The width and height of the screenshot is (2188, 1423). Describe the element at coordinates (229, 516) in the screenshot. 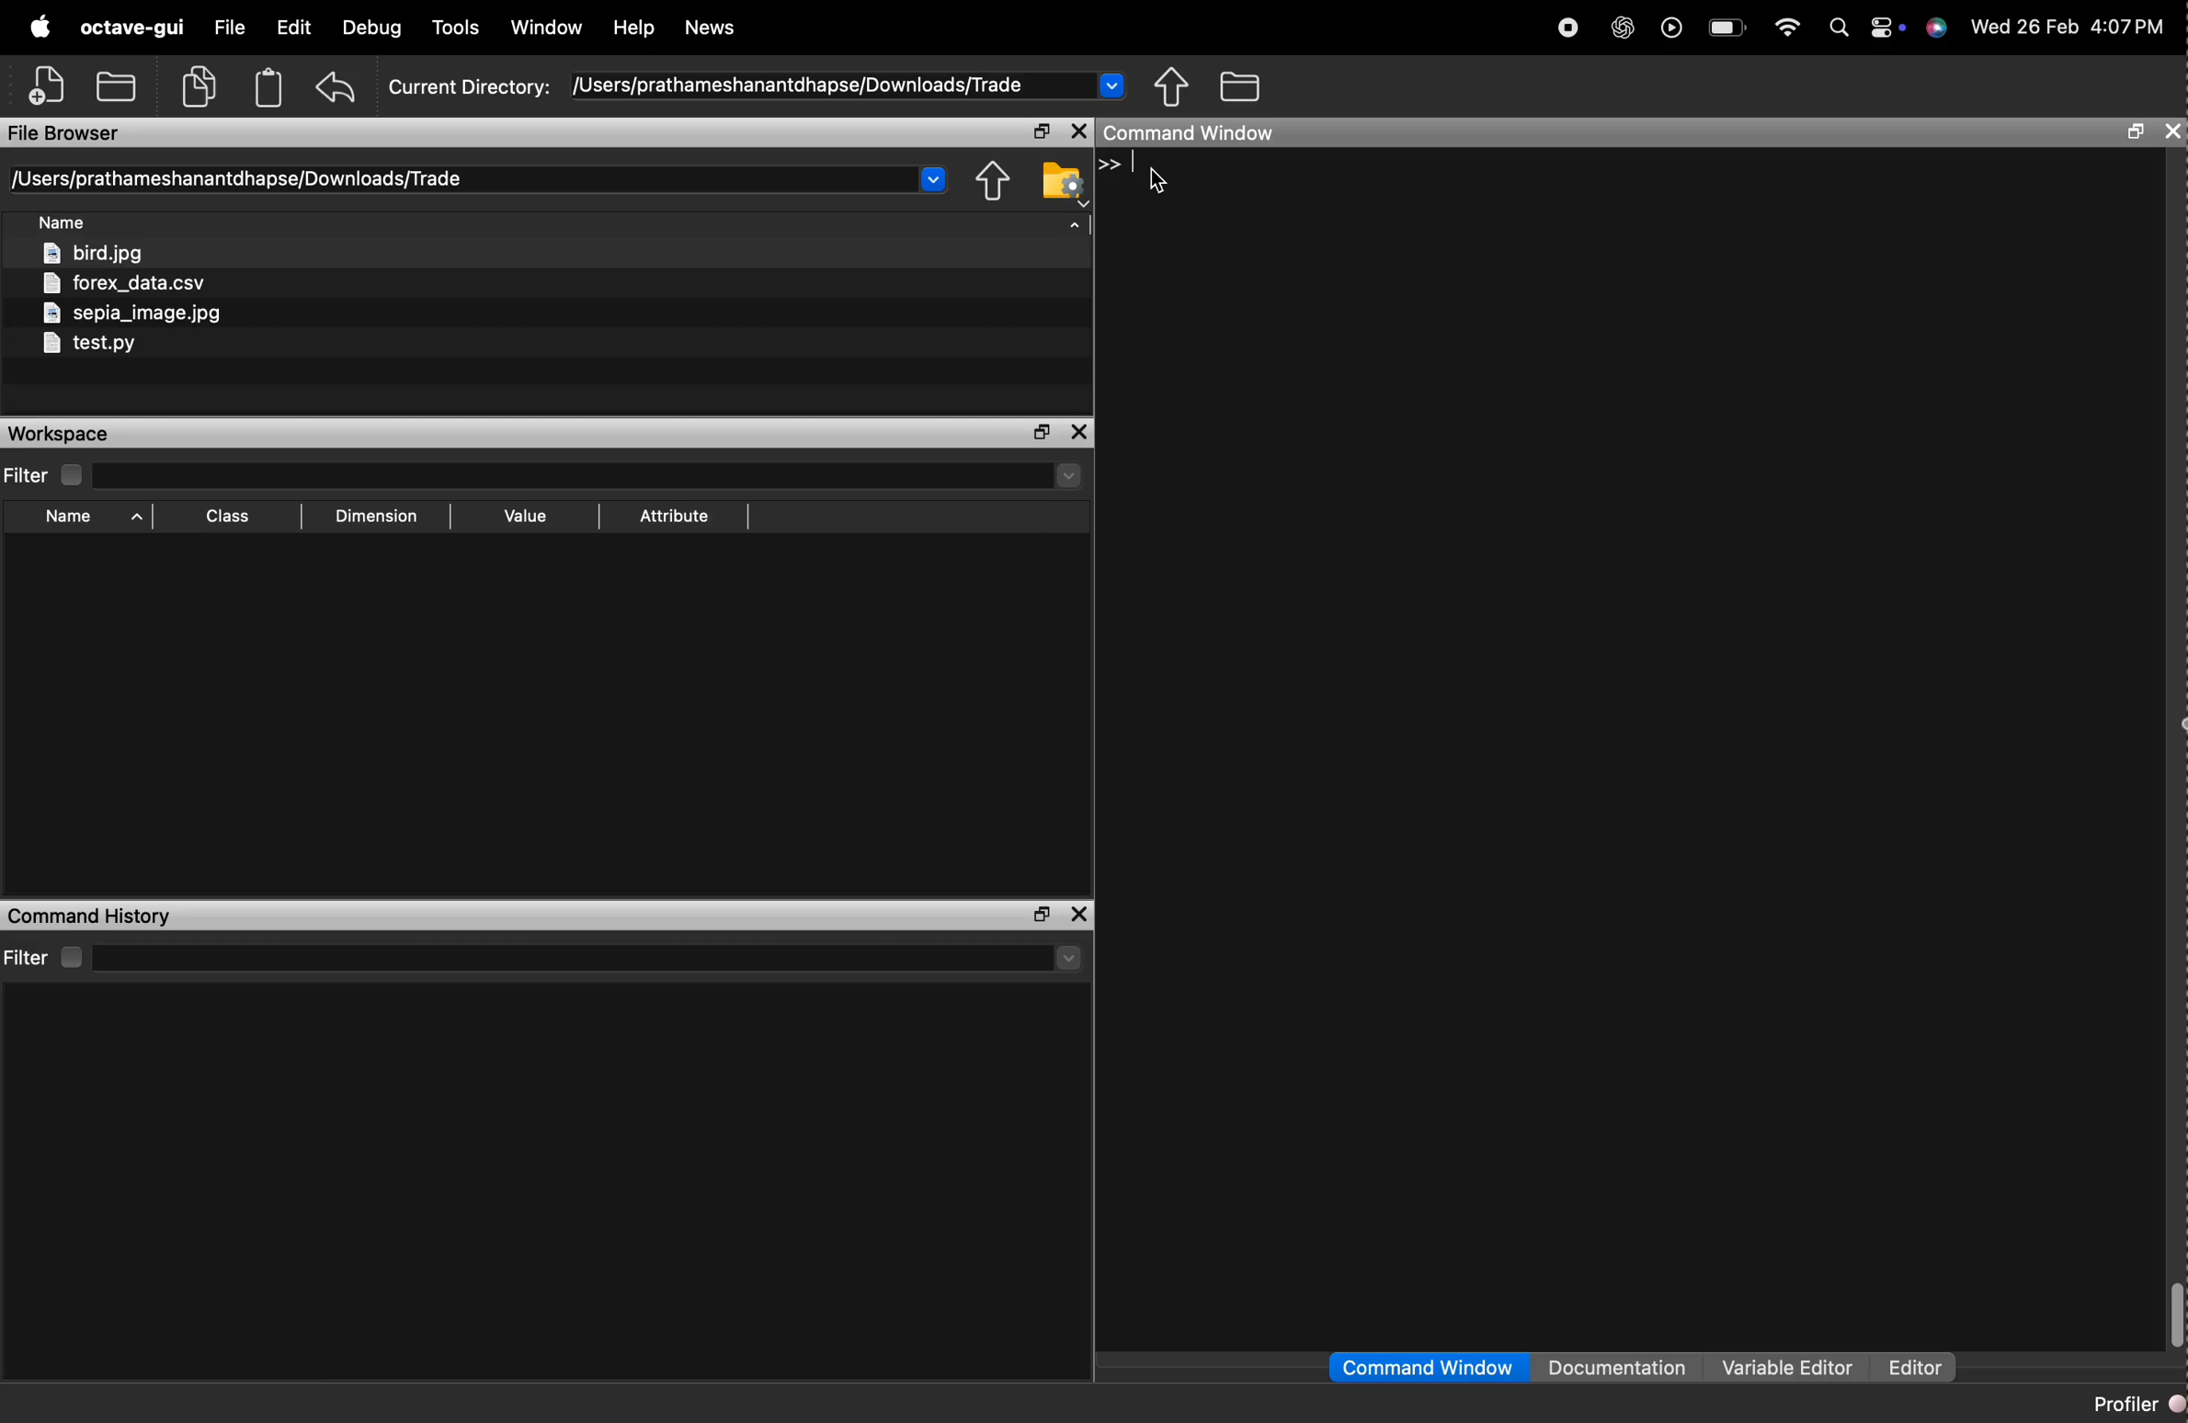

I see `Class` at that location.